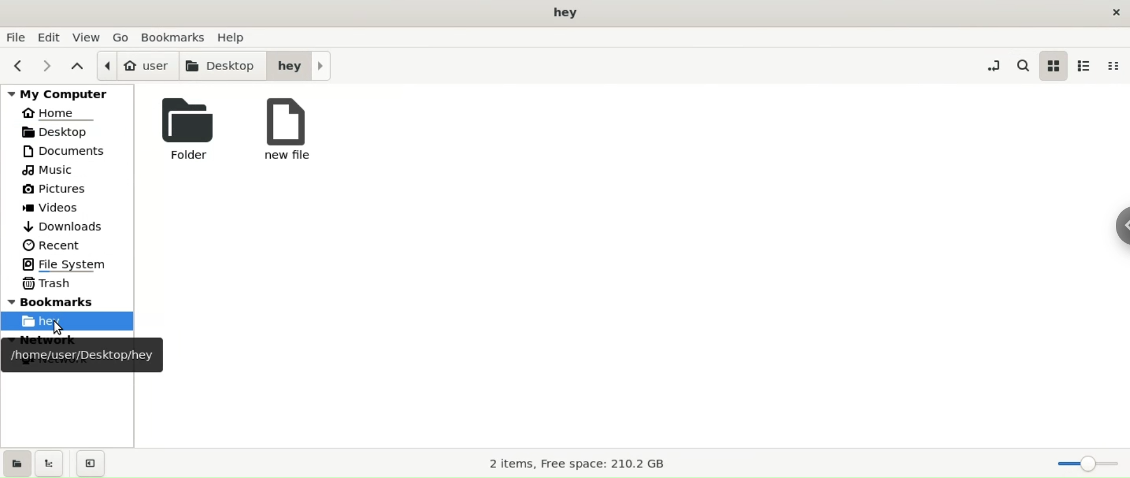 Image resolution: width=1130 pixels, height=478 pixels. I want to click on music, so click(51, 171).